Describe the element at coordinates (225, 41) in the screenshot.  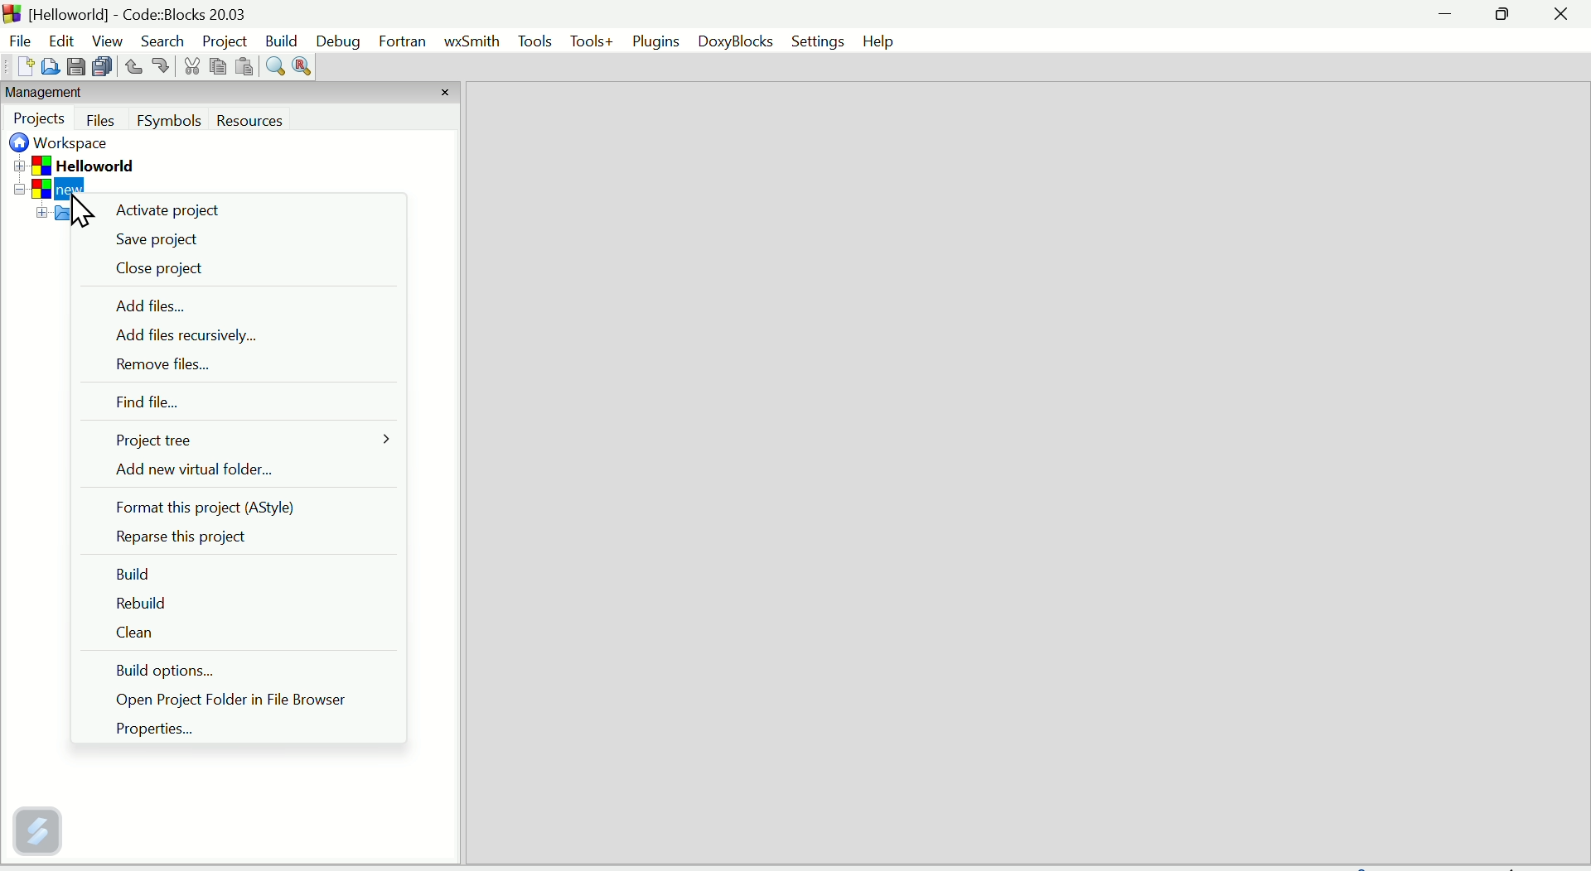
I see `Project` at that location.